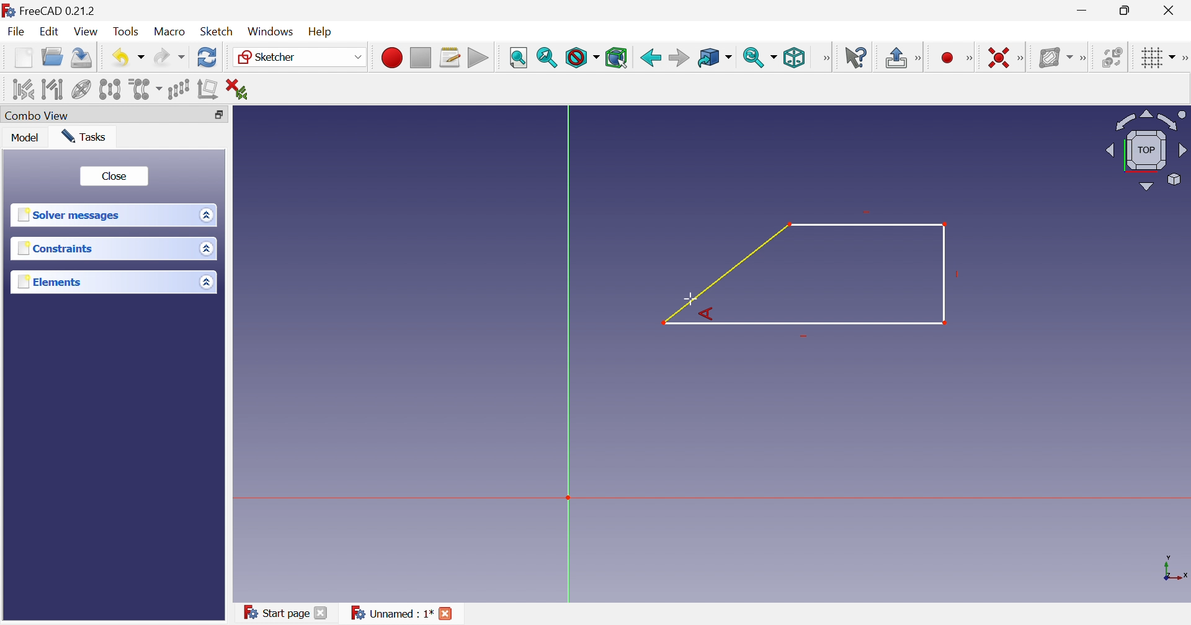  Describe the element at coordinates (48, 281) in the screenshot. I see `Elements` at that location.